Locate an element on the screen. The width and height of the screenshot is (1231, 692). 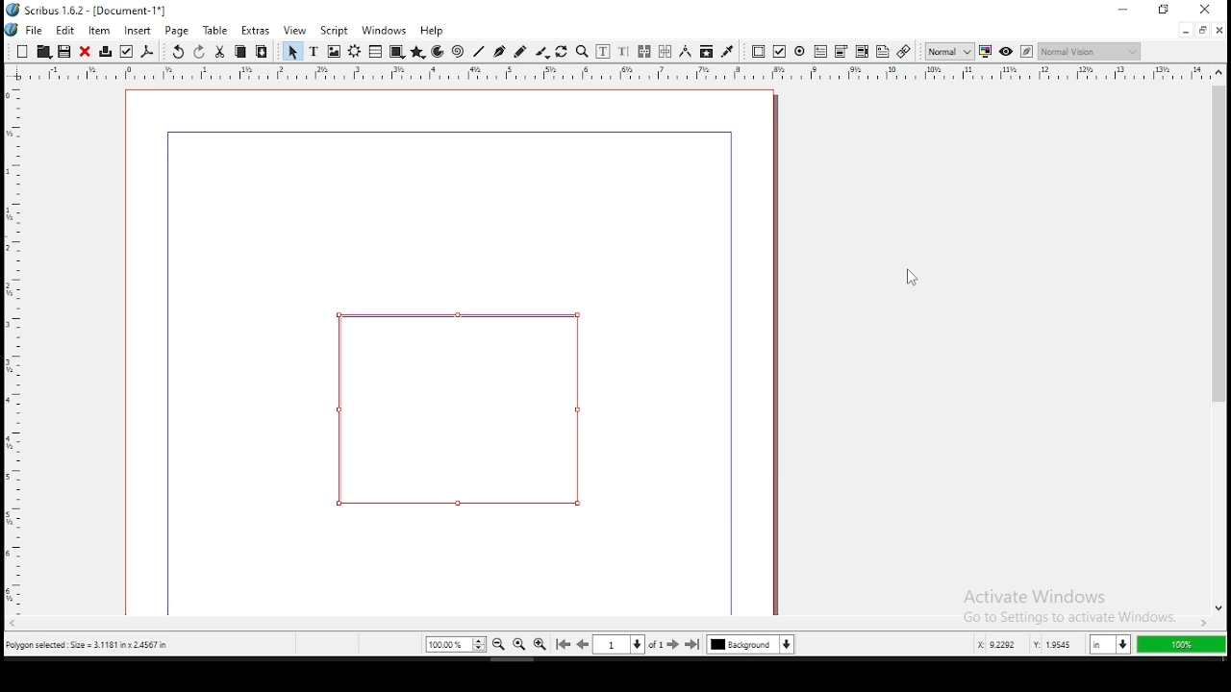
y: 2.9584 is located at coordinates (1052, 645).